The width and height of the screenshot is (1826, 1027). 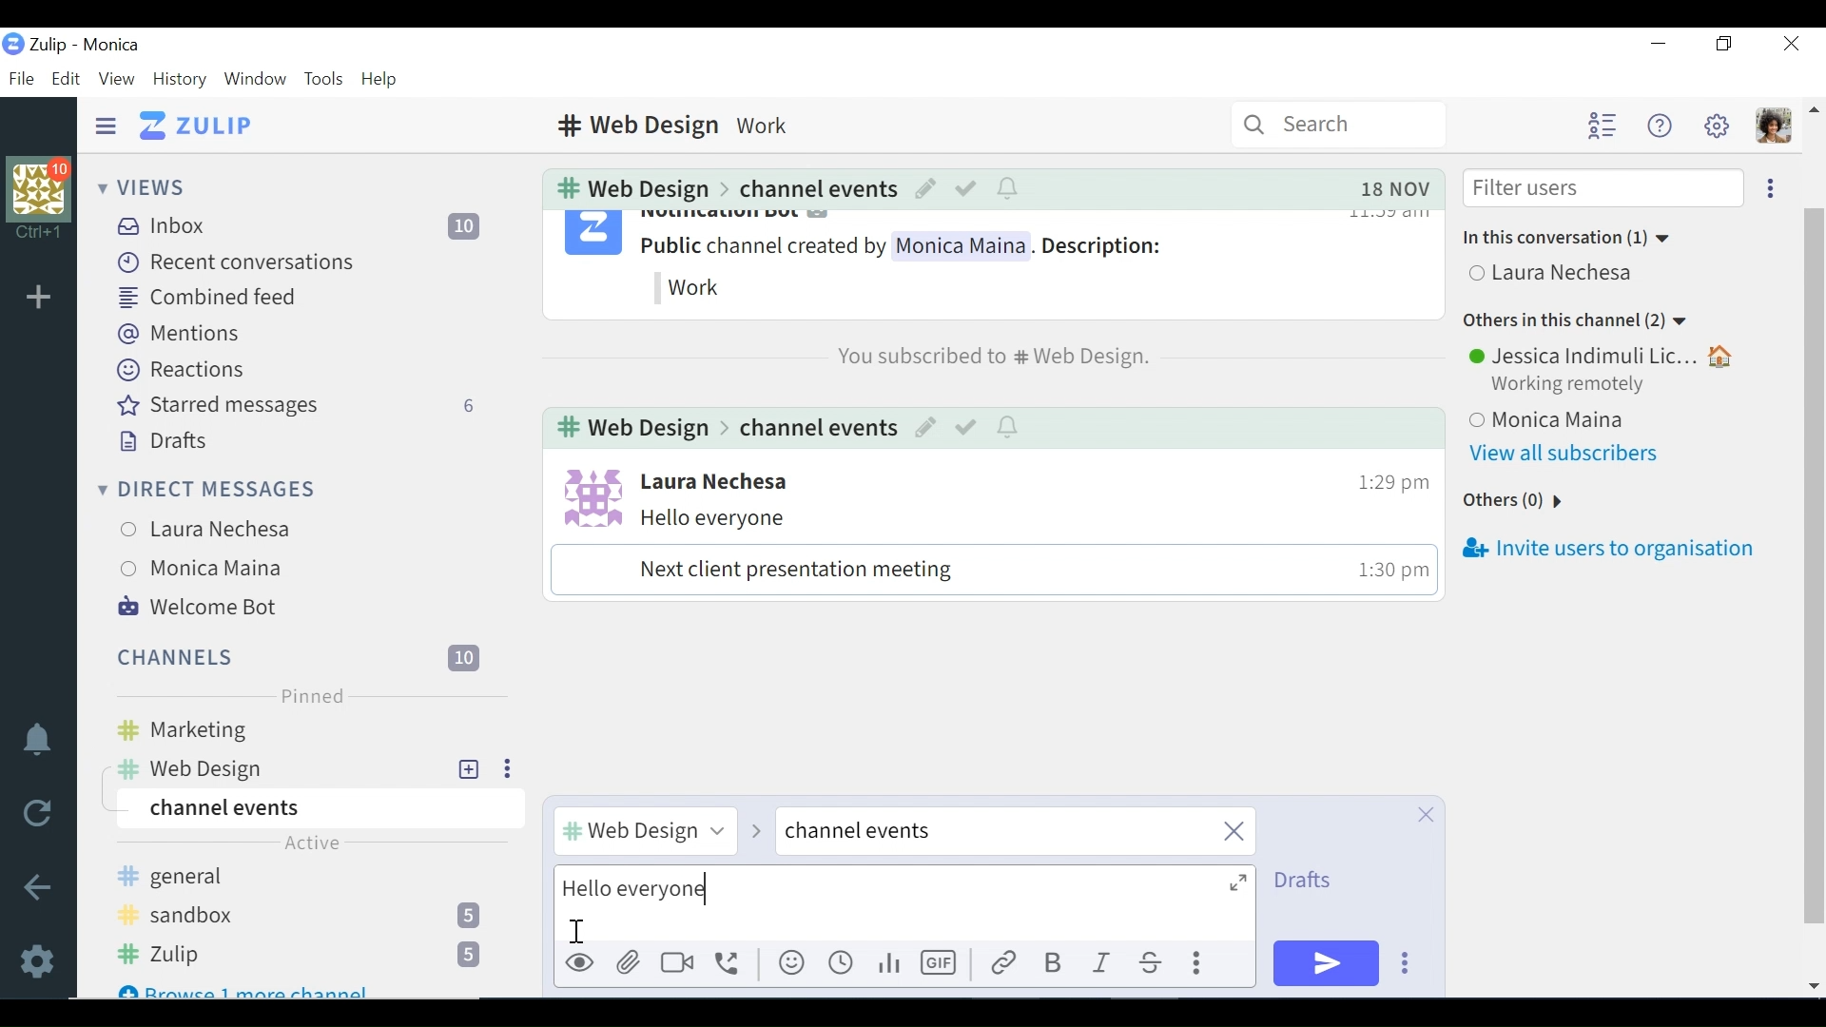 I want to click on Active label, so click(x=313, y=847).